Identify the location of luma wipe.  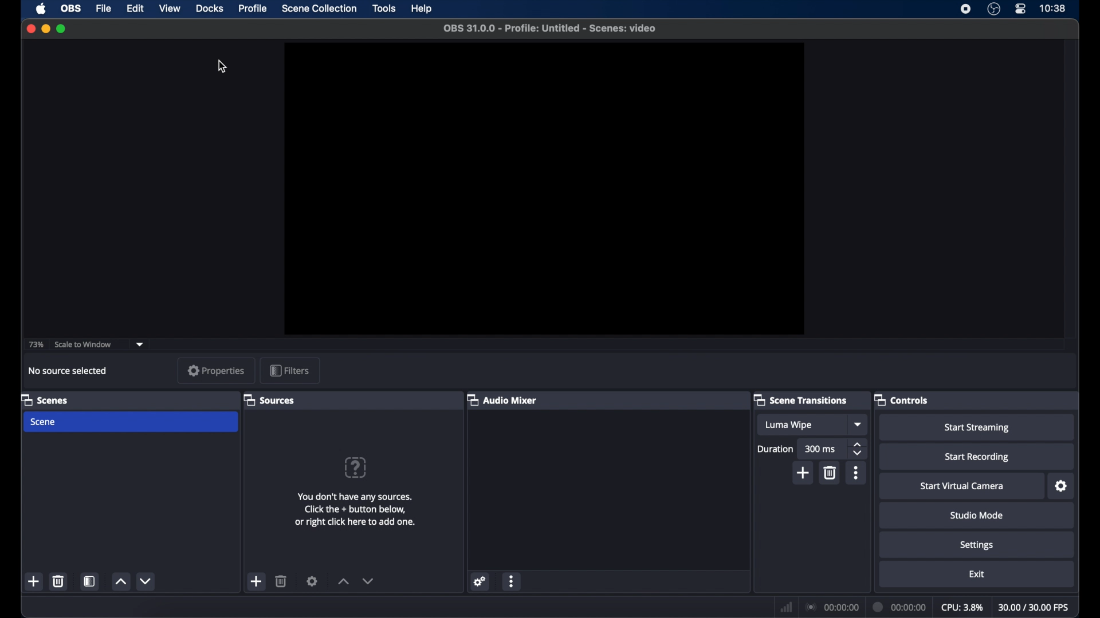
(788, 425).